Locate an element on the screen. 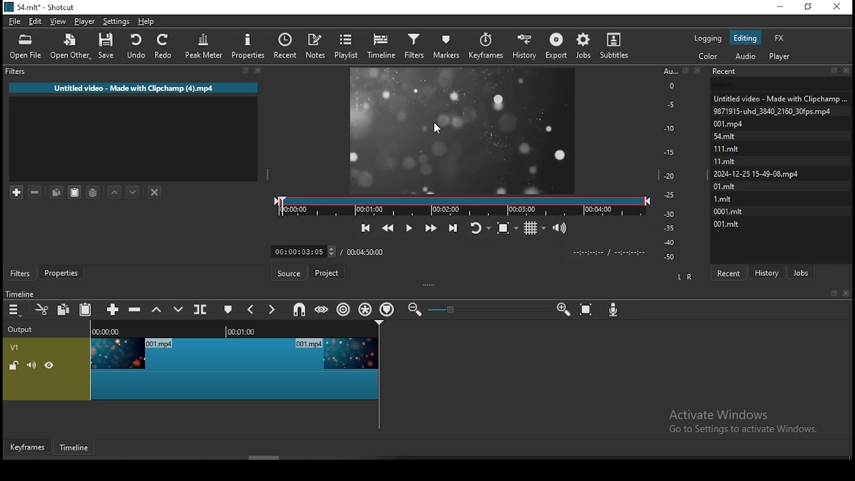 The height and width of the screenshot is (481, 855). Recent is located at coordinates (782, 71).